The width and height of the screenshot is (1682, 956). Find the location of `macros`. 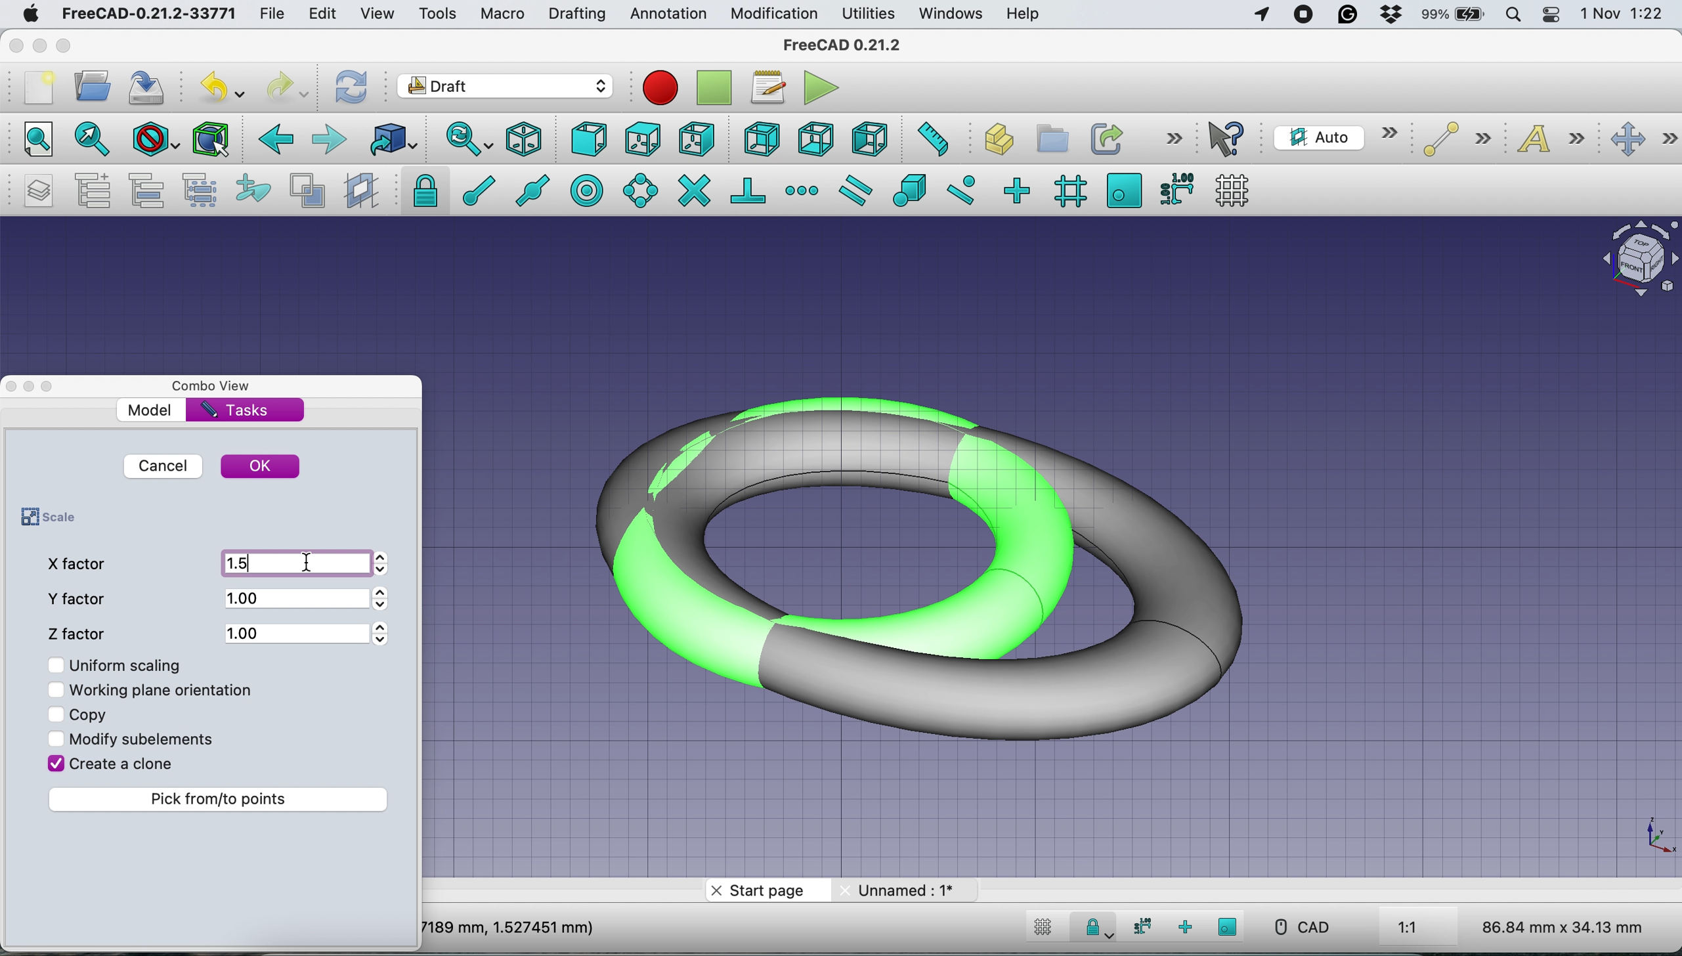

macros is located at coordinates (767, 91).